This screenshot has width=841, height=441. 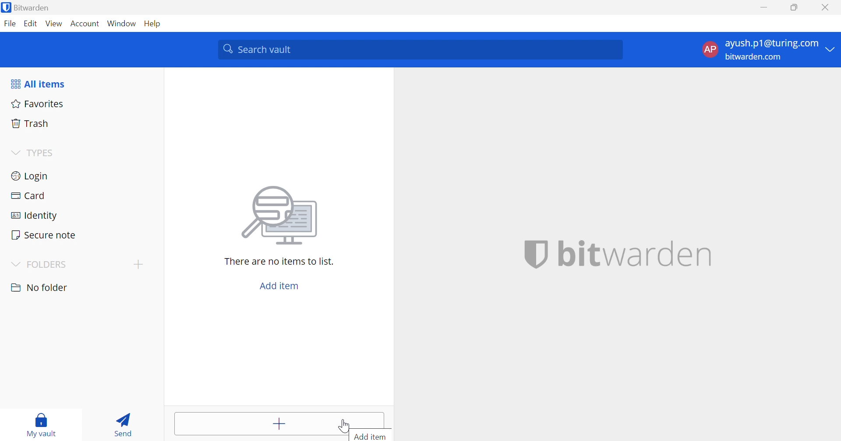 What do you see at coordinates (123, 24) in the screenshot?
I see `Window` at bounding box center [123, 24].